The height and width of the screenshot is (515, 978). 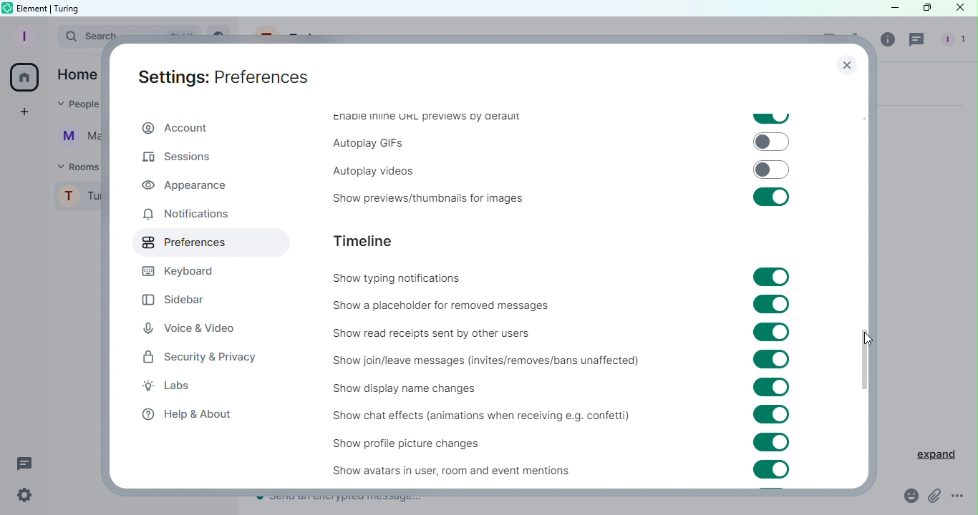 I want to click on Toggle, so click(x=769, y=170).